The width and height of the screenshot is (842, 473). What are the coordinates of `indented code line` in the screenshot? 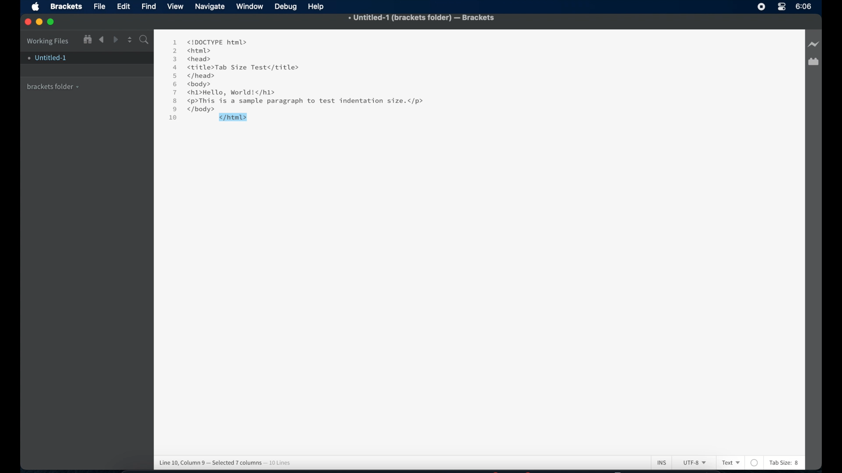 It's located at (233, 117).